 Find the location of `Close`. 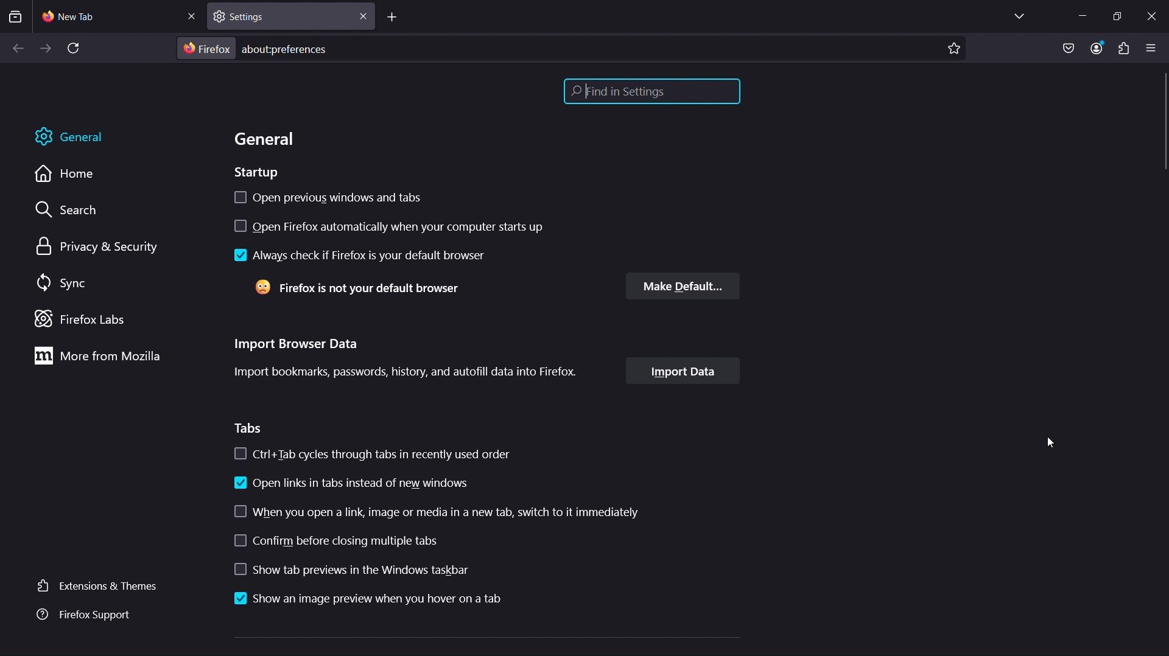

Close is located at coordinates (1153, 14).